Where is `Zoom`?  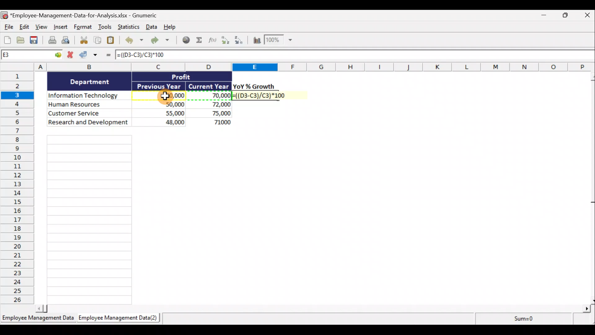 Zoom is located at coordinates (278, 41).